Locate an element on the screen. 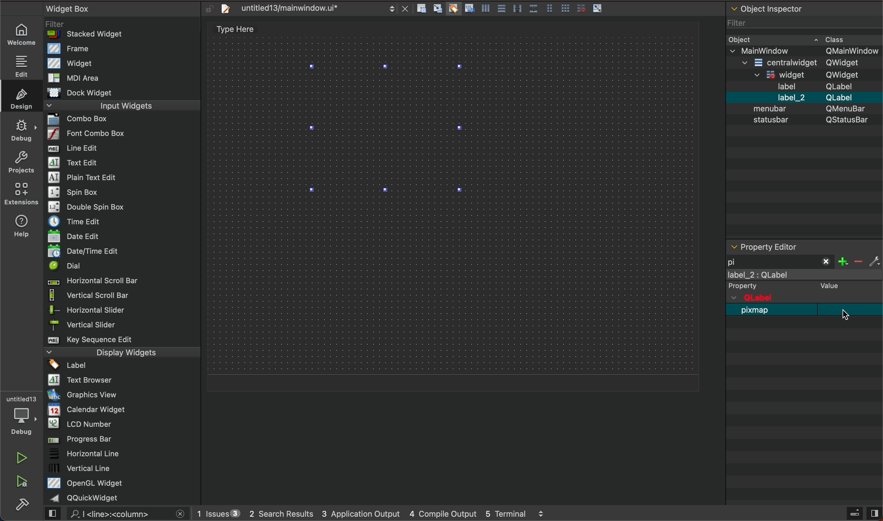 This screenshot has width=883, height=521. label is located at coordinates (805, 282).